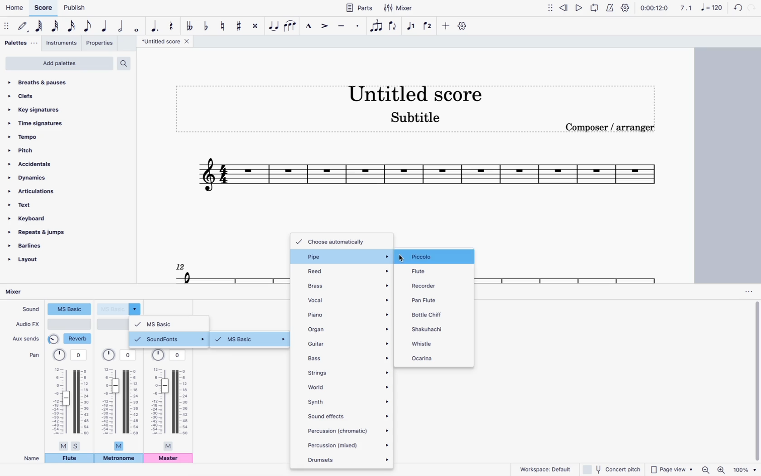 This screenshot has height=476, width=761. I want to click on toggle double sharp, so click(255, 27).